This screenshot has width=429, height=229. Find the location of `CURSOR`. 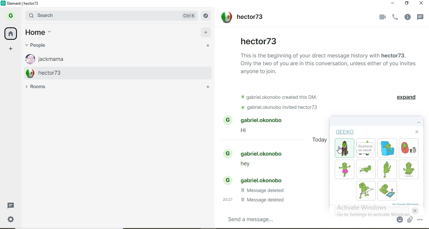

CURSOR is located at coordinates (340, 150).